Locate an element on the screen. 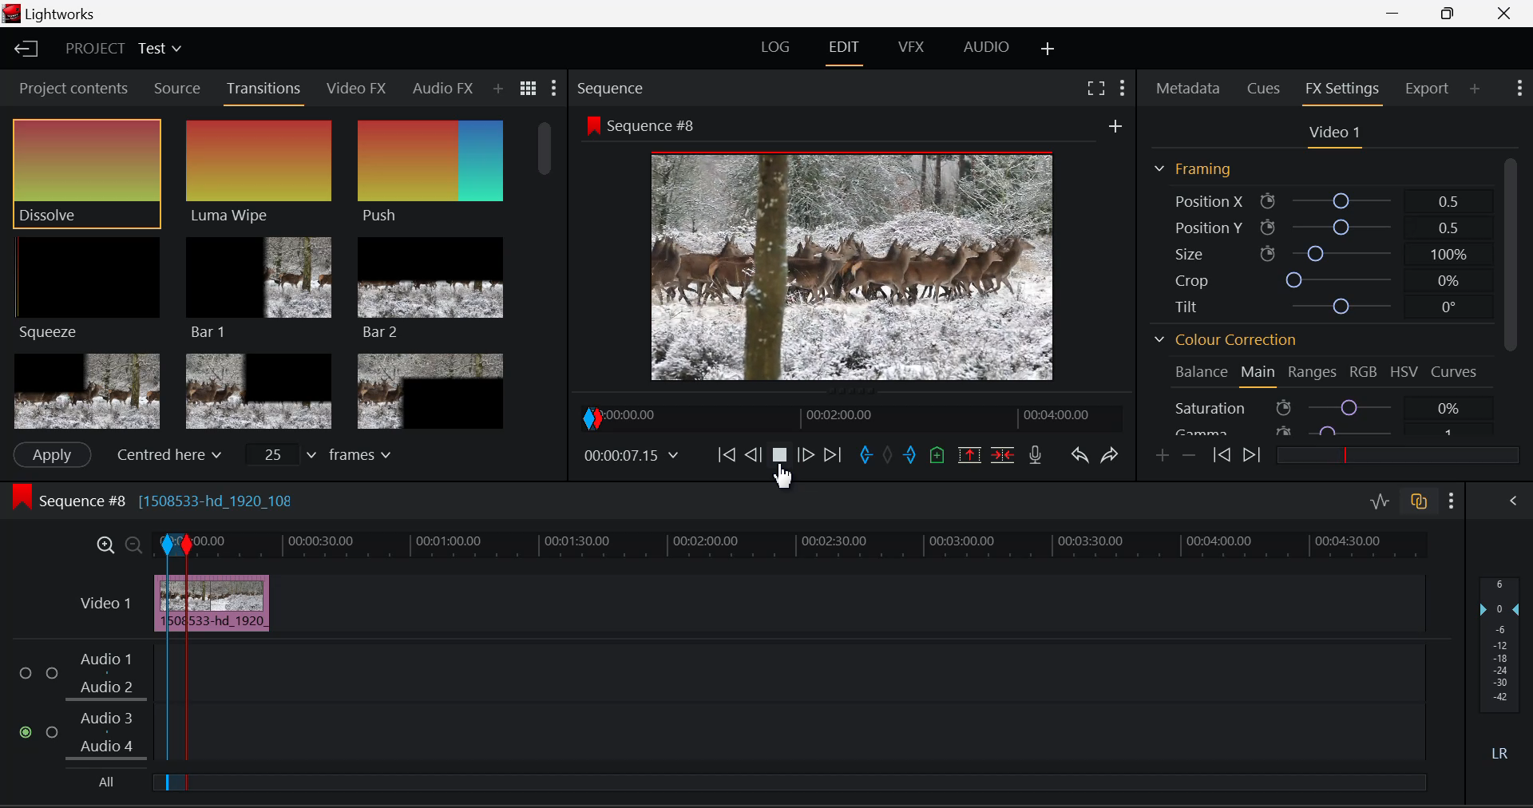  Mark Cue is located at coordinates (936, 456).